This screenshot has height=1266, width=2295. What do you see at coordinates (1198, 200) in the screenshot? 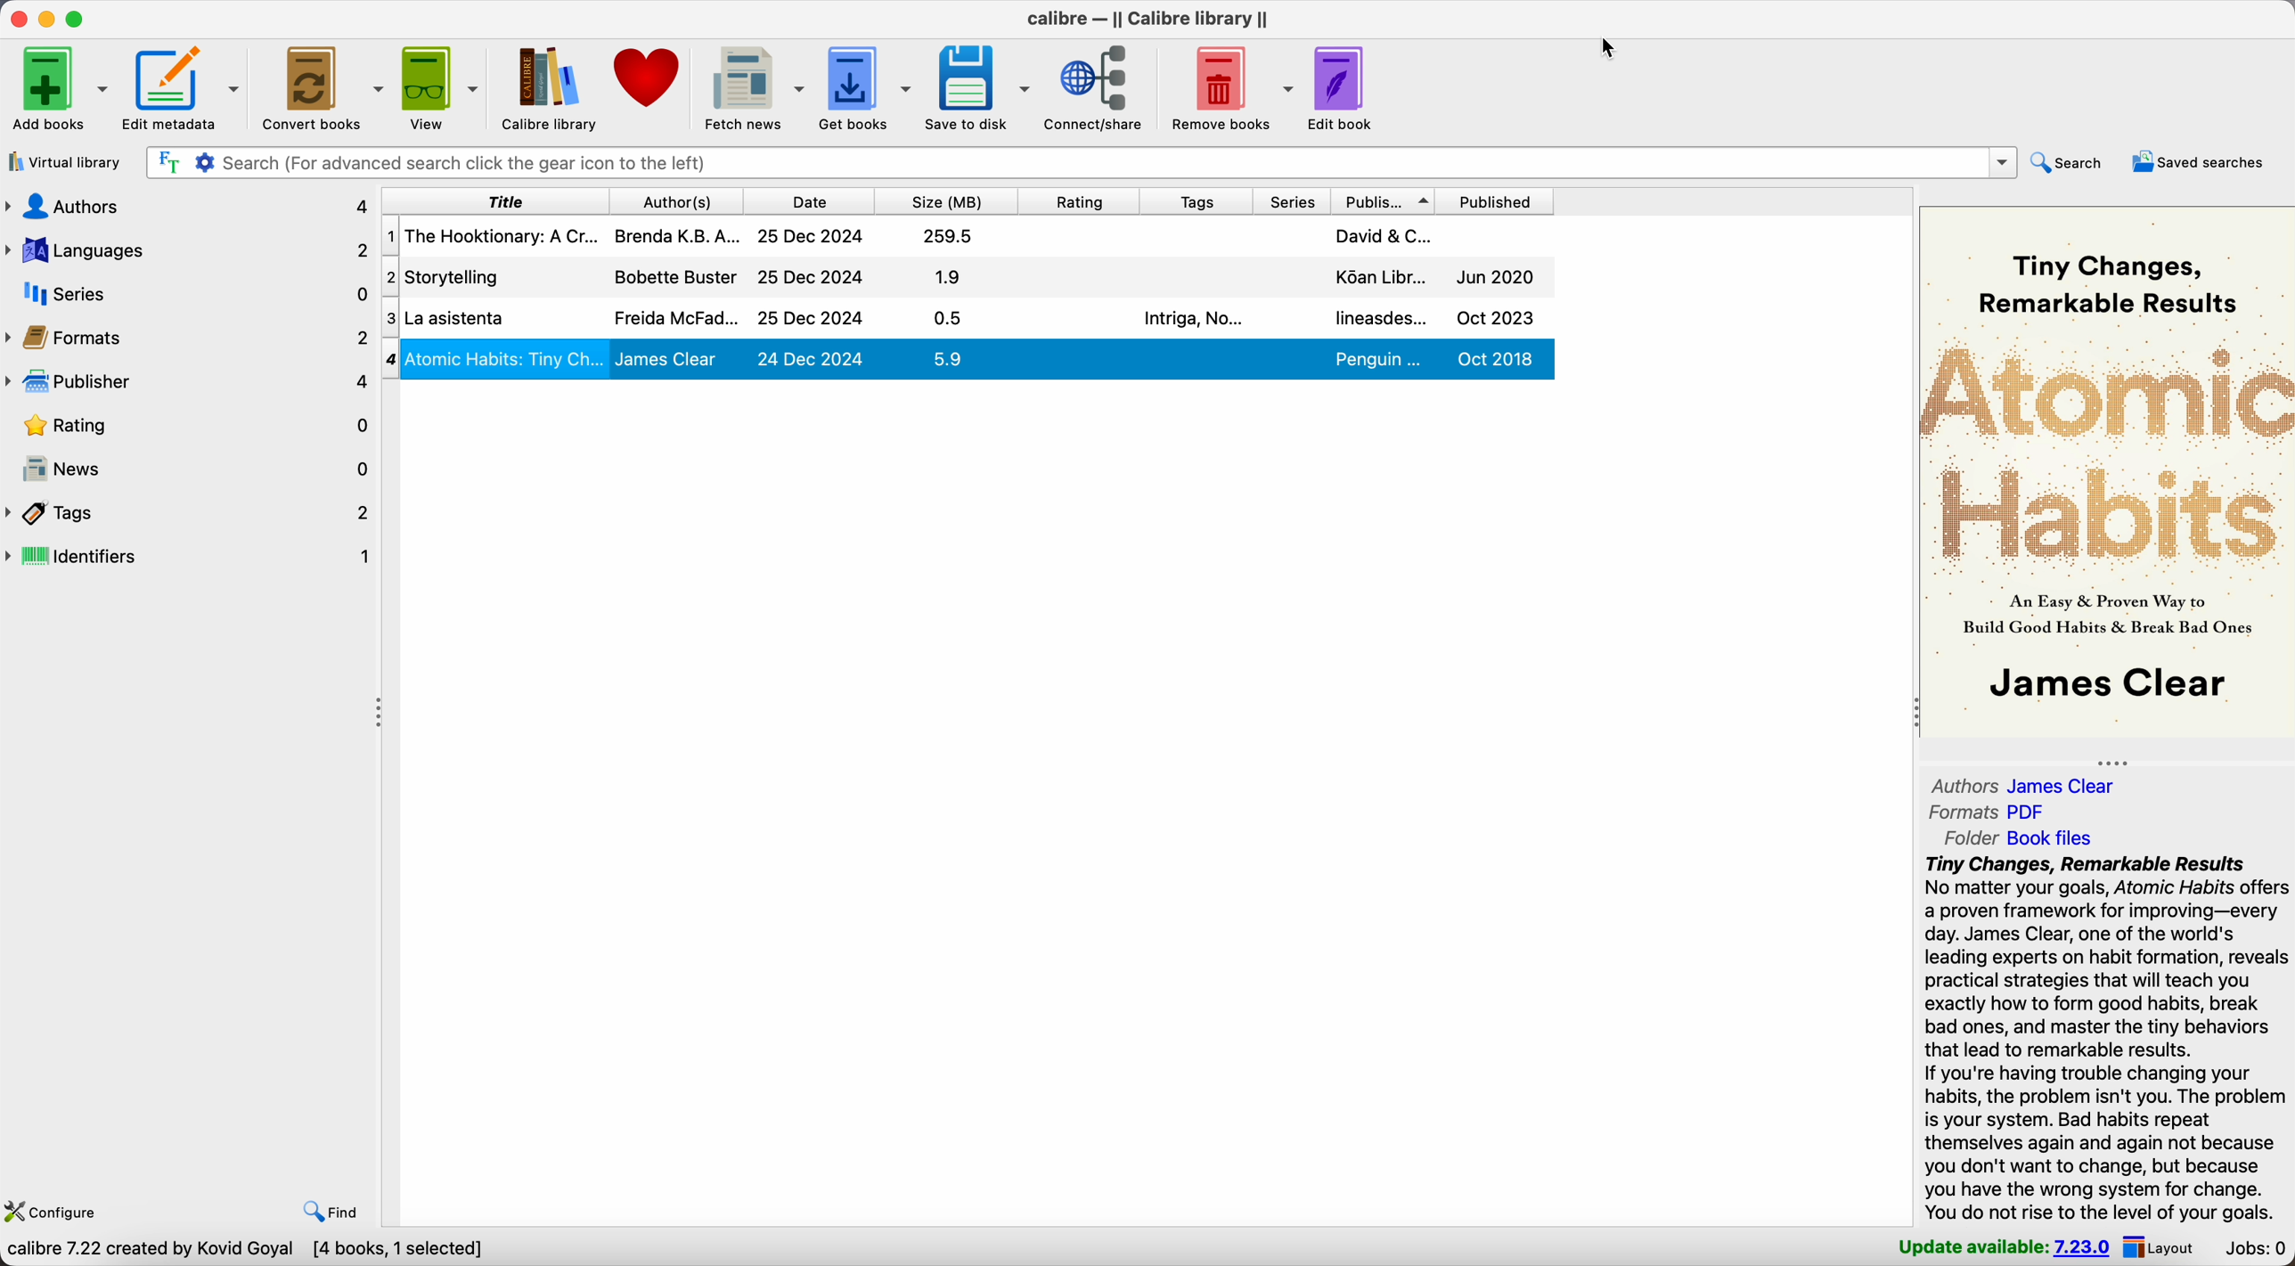
I see `tags` at bounding box center [1198, 200].